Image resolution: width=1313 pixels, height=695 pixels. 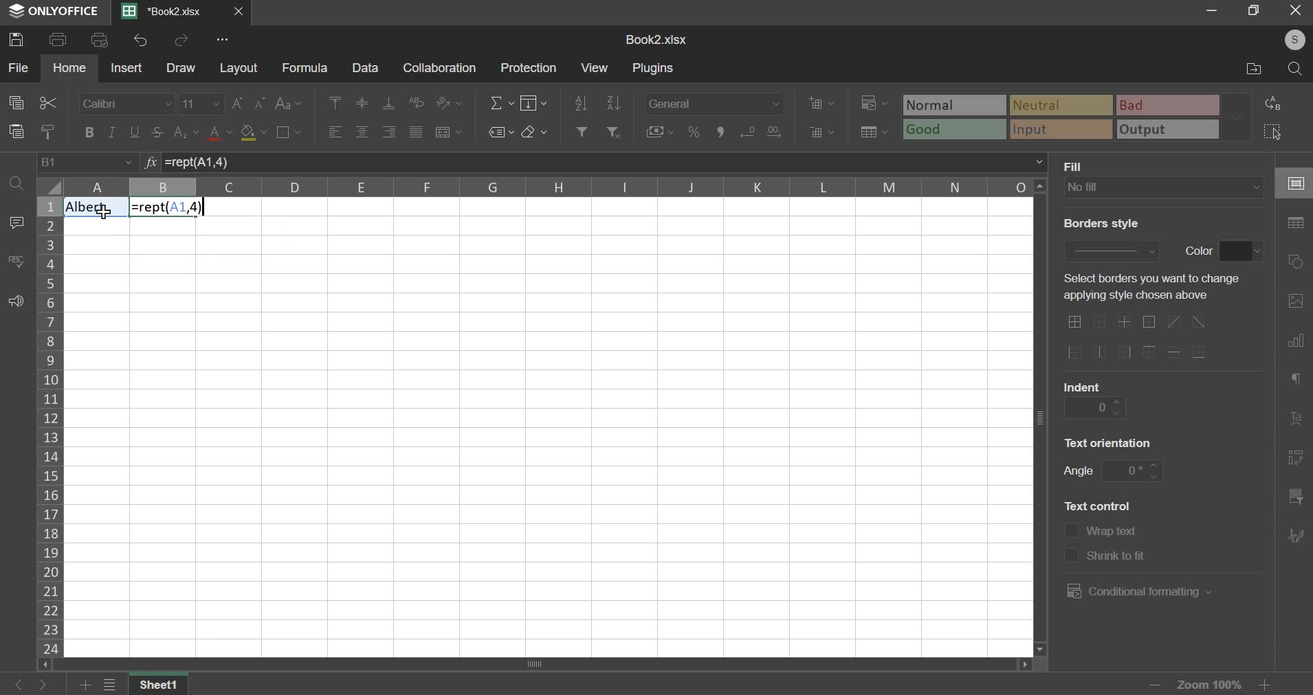 I want to click on font, so click(x=127, y=104).